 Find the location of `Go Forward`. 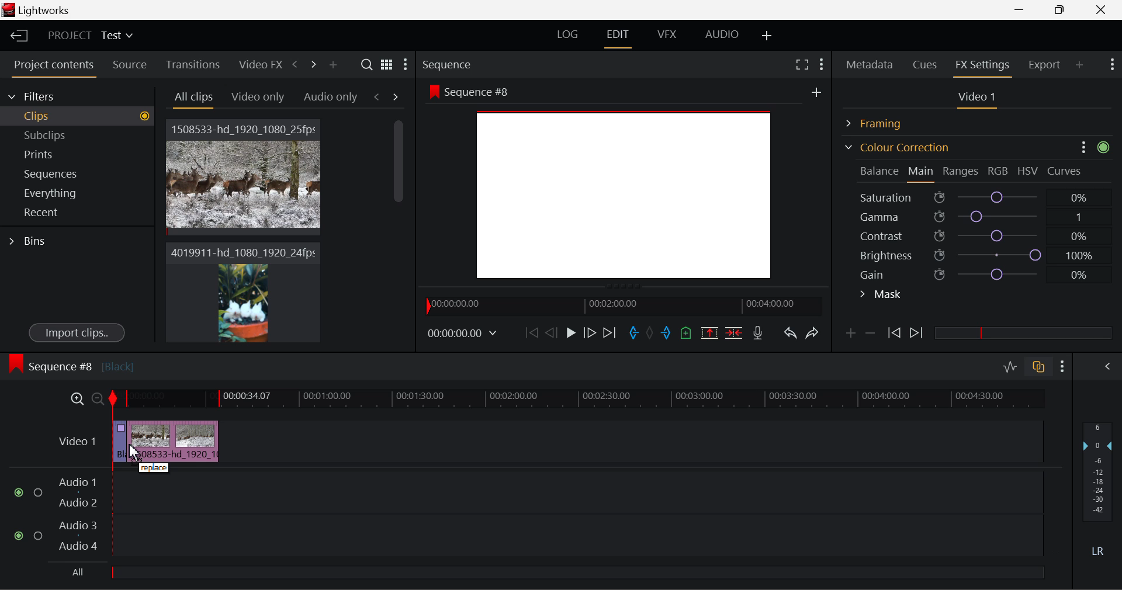

Go Forward is located at coordinates (590, 332).